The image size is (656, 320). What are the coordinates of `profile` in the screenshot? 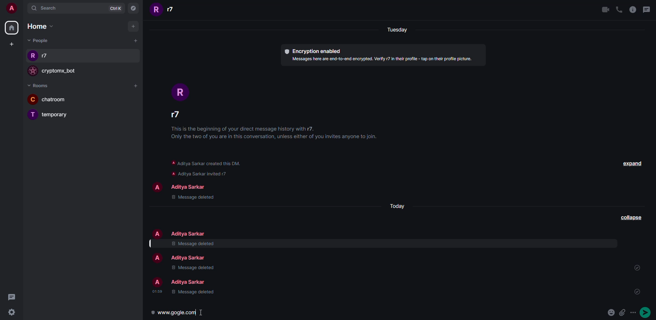 It's located at (156, 10).